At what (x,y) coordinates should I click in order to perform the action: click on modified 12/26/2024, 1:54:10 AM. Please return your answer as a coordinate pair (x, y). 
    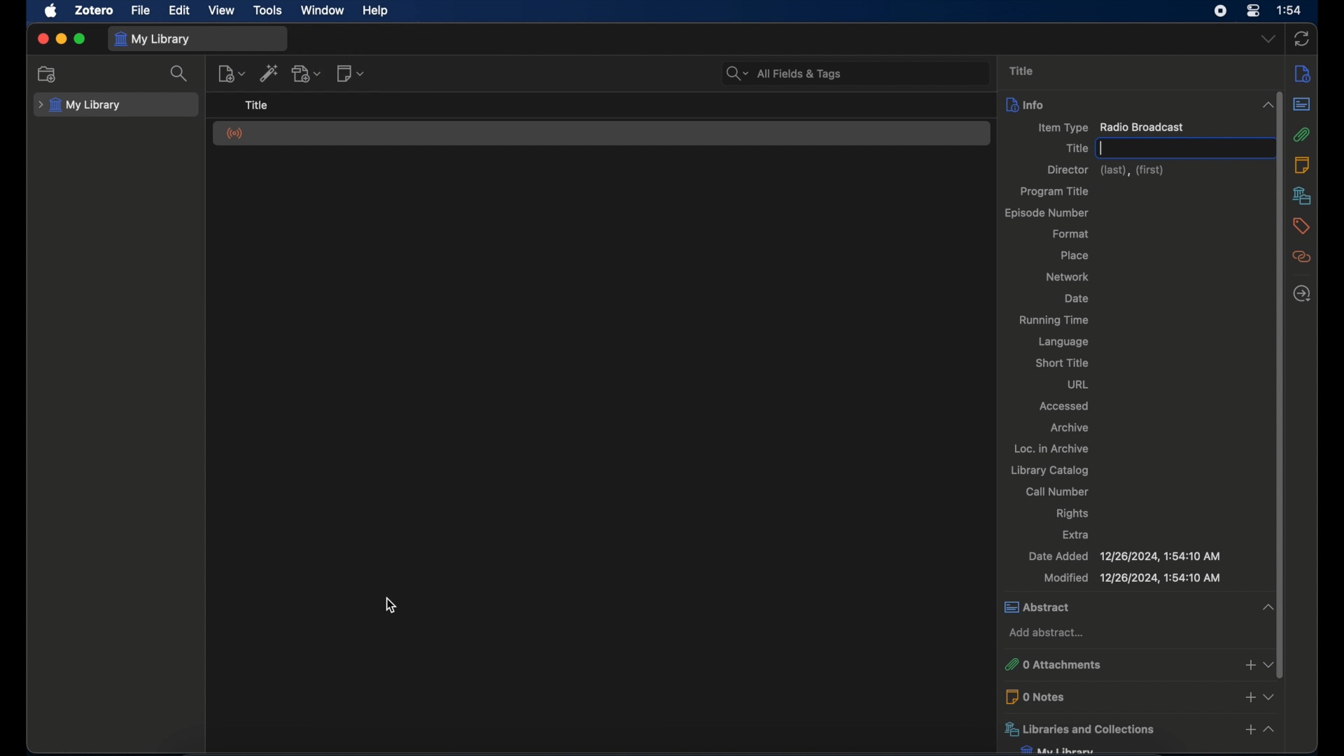
    Looking at the image, I should click on (1134, 579).